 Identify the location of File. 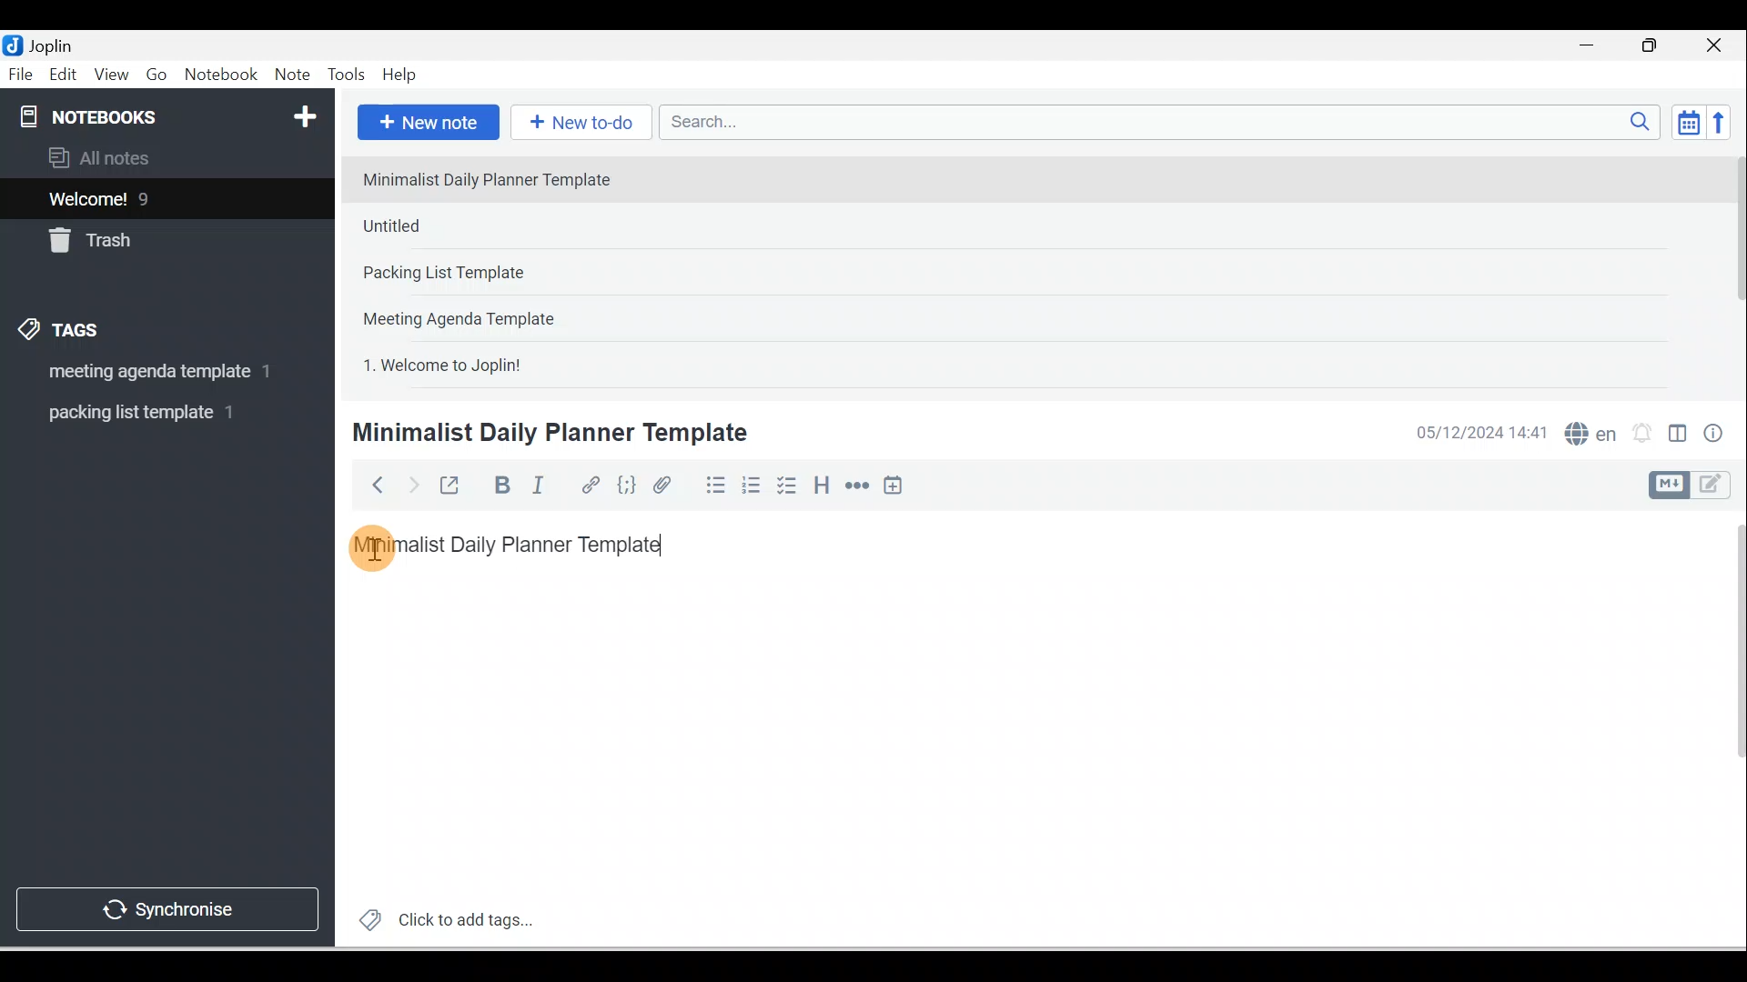
(22, 73).